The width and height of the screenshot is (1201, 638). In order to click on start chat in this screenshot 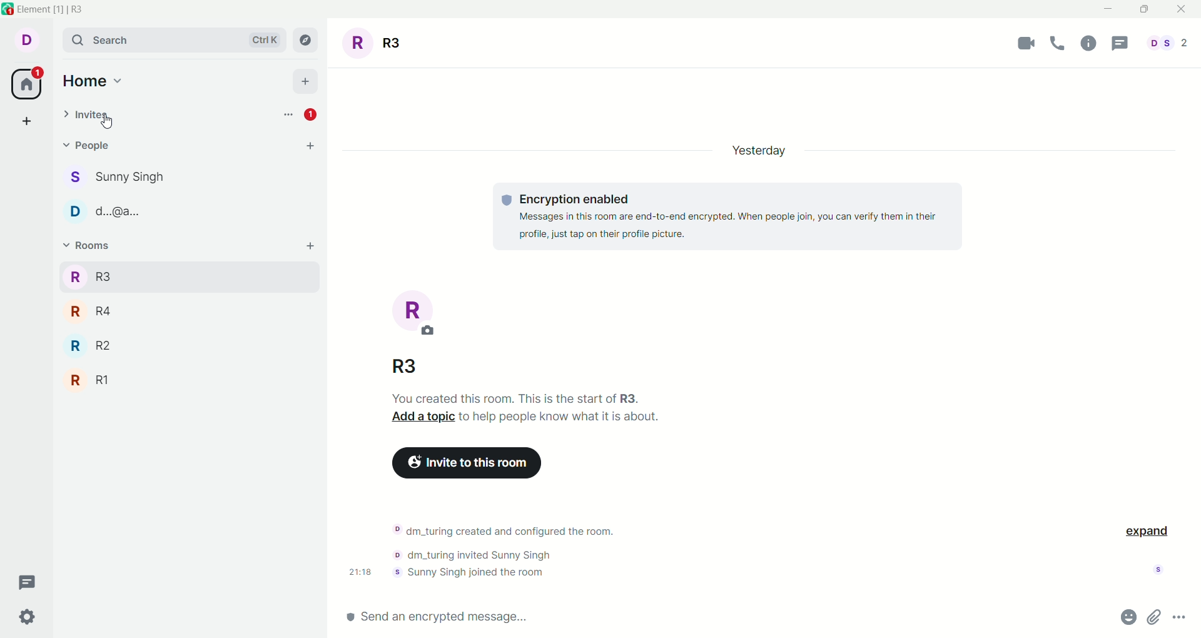, I will do `click(310, 146)`.